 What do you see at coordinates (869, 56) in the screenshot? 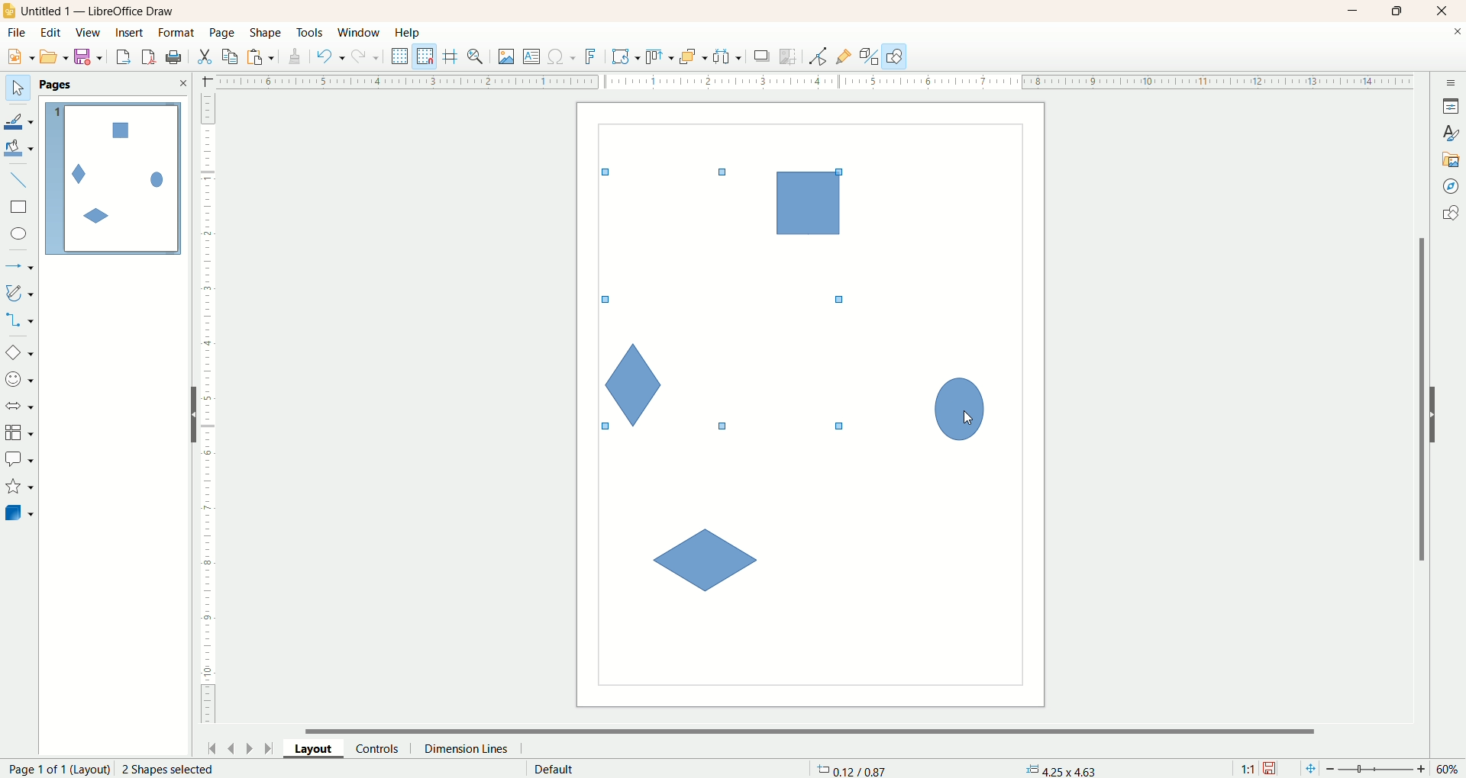
I see `toggle extrusion` at bounding box center [869, 56].